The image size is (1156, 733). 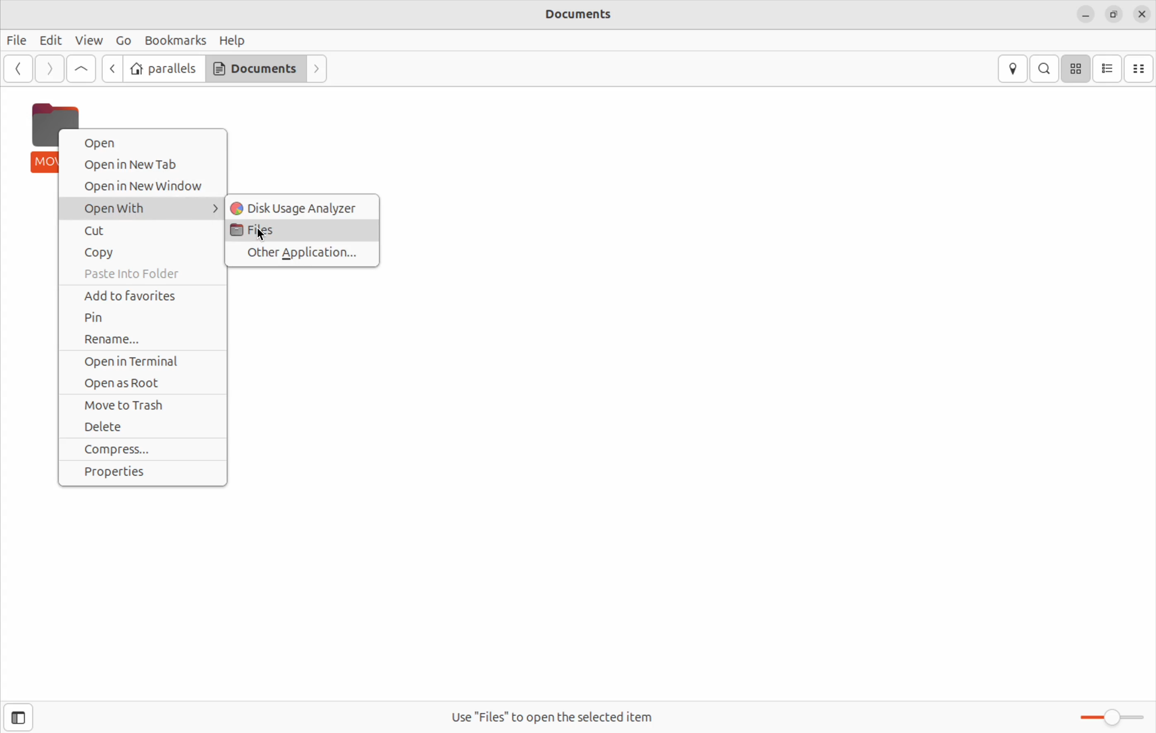 What do you see at coordinates (166, 69) in the screenshot?
I see `Parallels` at bounding box center [166, 69].